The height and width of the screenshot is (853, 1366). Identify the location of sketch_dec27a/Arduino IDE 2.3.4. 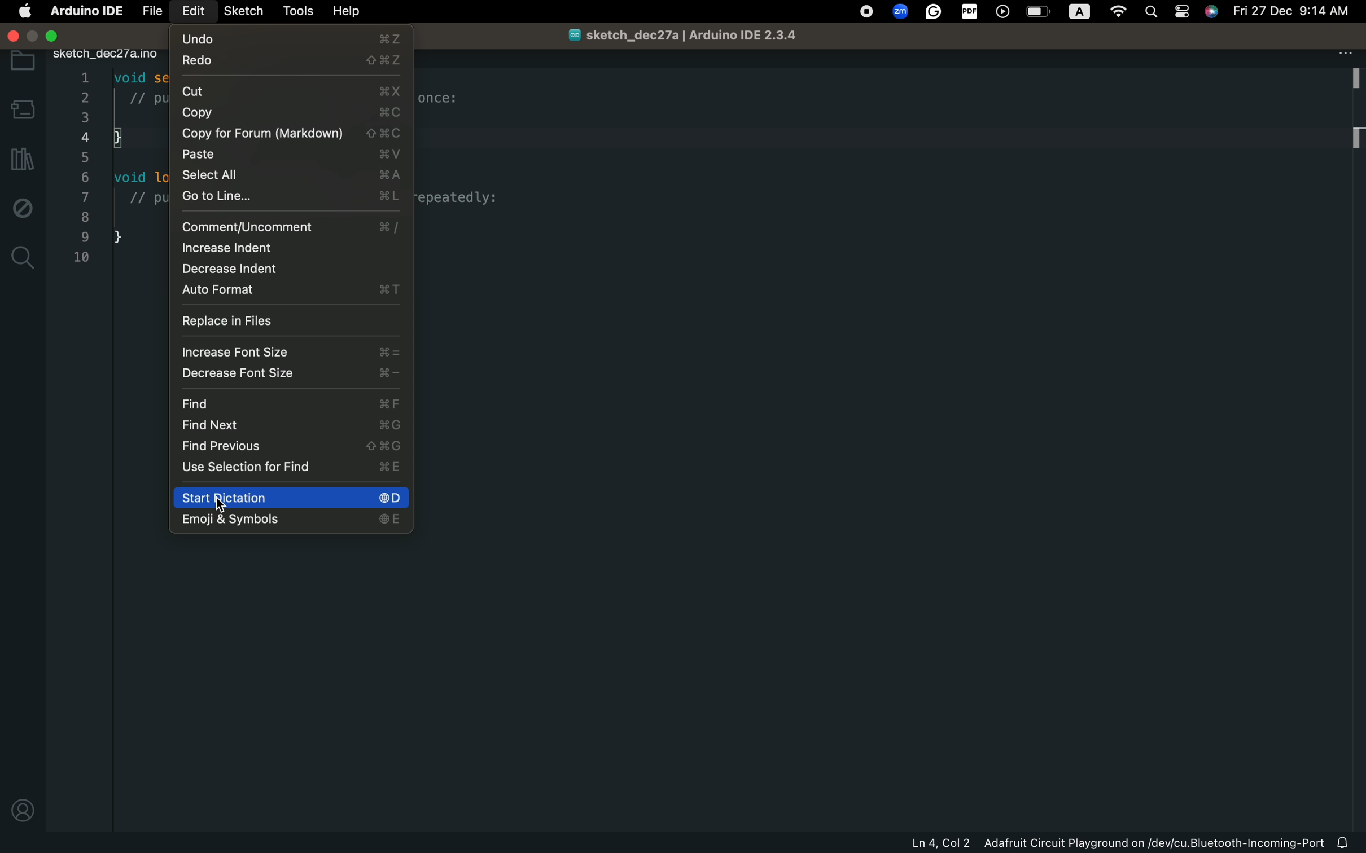
(699, 37).